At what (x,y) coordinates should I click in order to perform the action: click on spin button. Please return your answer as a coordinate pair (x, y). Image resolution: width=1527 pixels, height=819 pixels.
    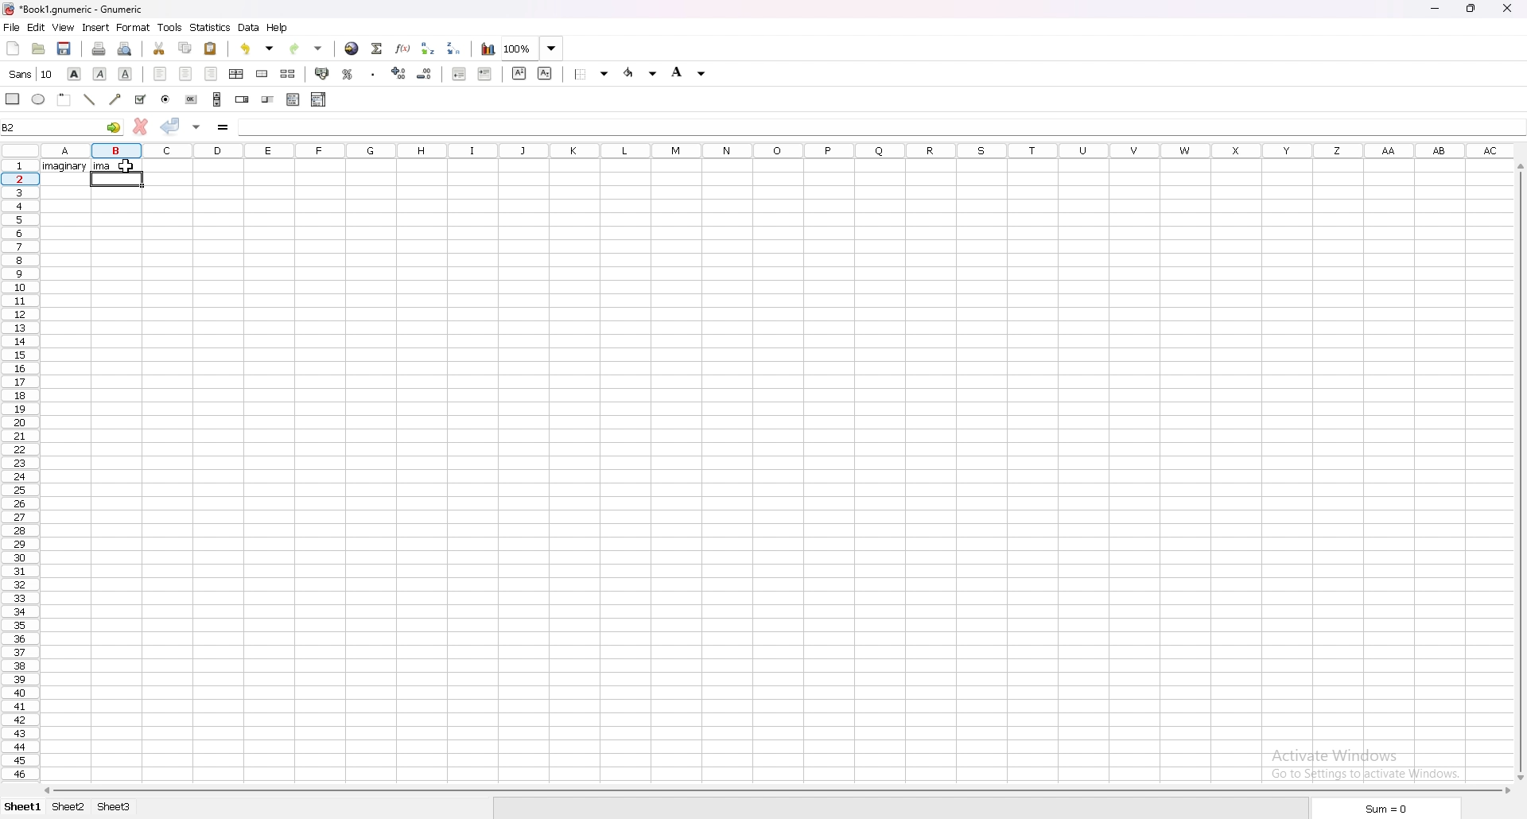
    Looking at the image, I should click on (243, 99).